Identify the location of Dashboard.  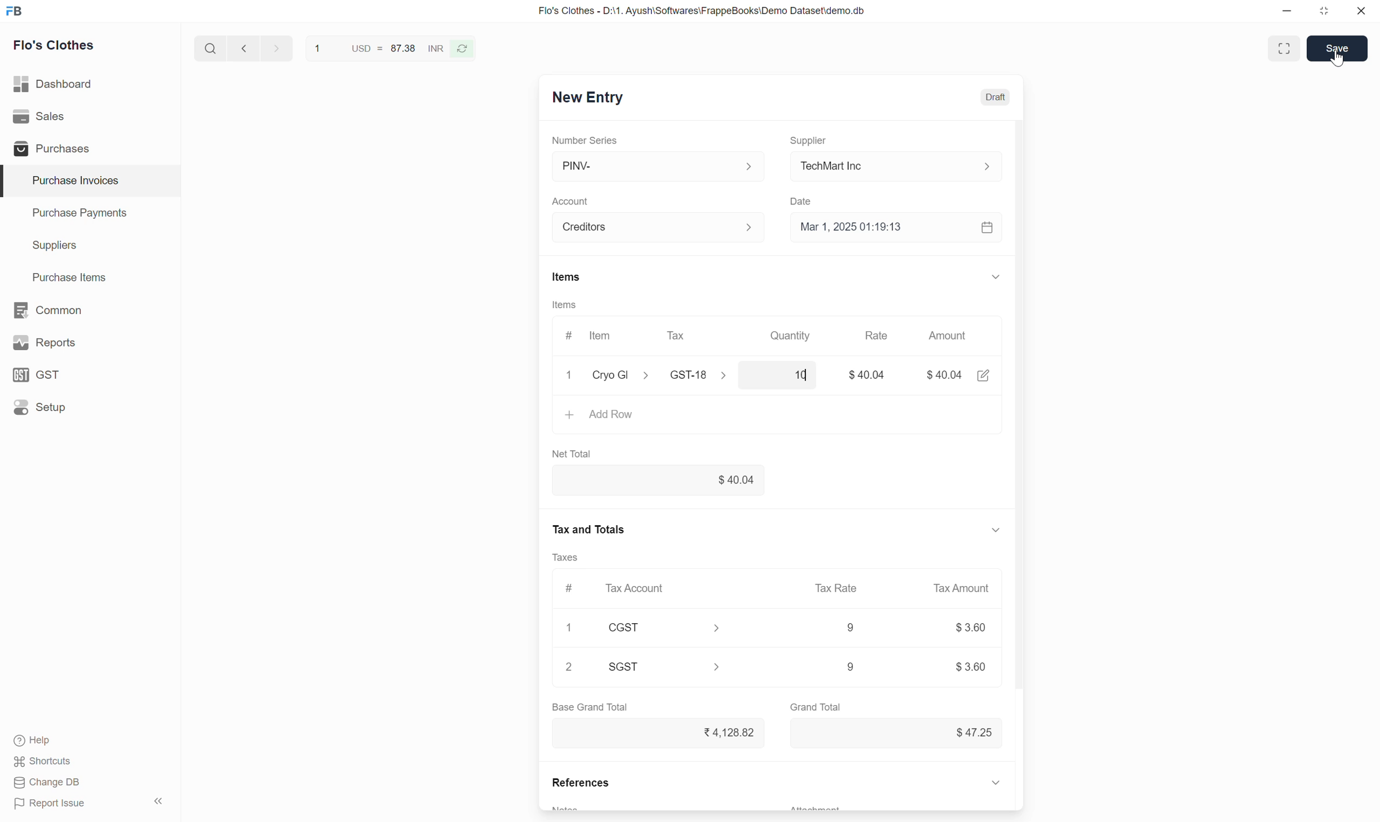
(54, 81).